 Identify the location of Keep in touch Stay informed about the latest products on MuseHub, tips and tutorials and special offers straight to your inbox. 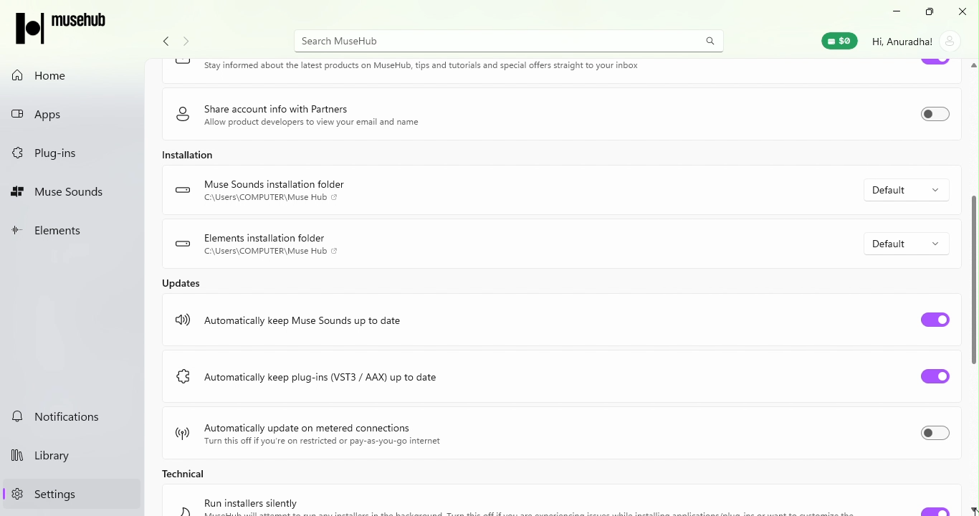
(424, 67).